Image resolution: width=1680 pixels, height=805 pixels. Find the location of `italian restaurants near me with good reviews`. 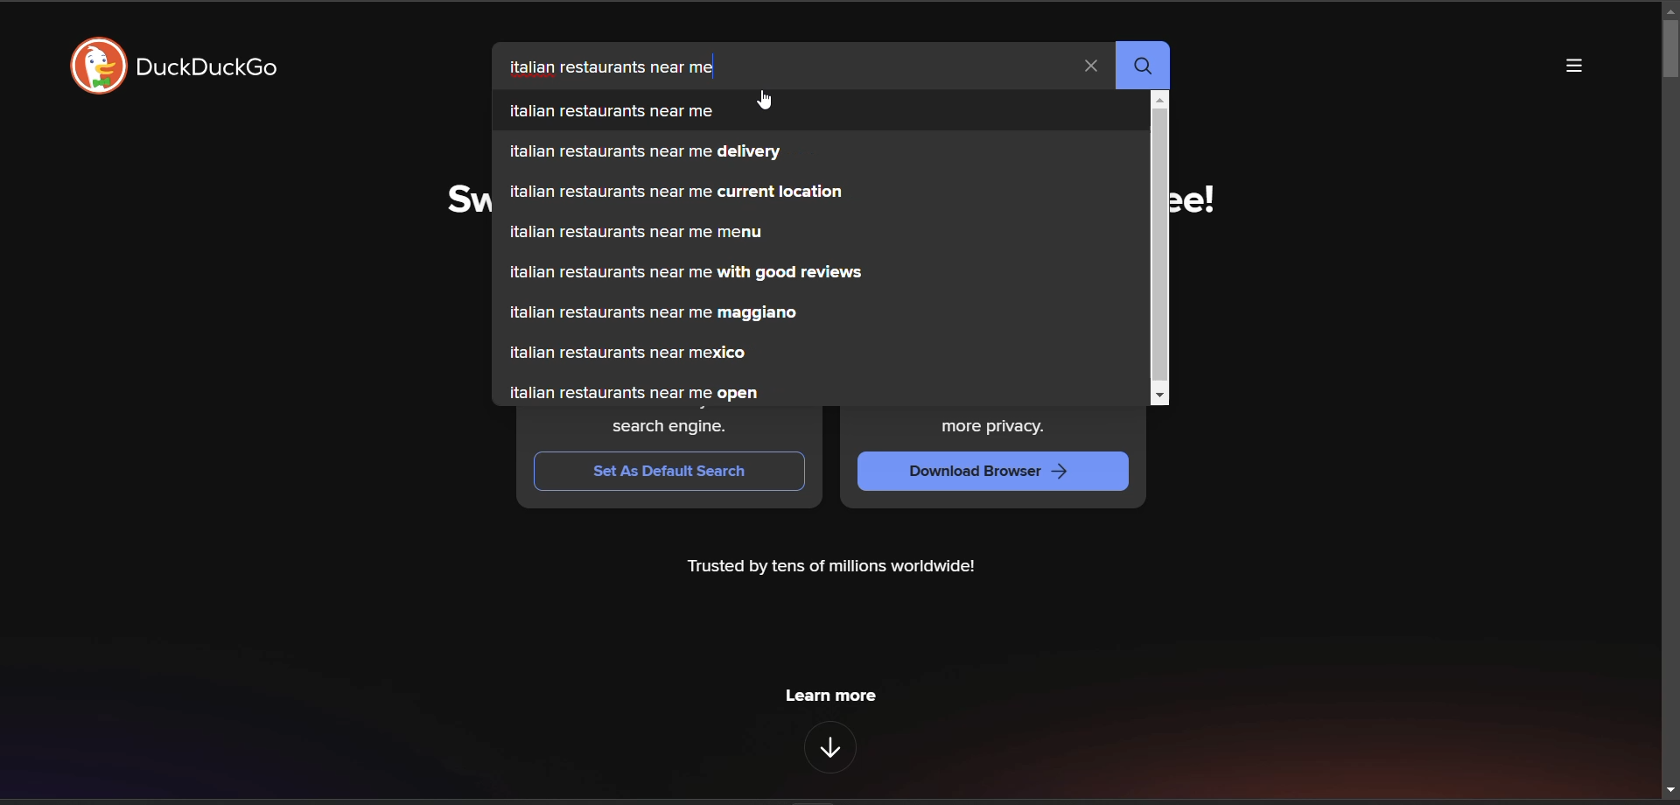

italian restaurants near me with good reviews is located at coordinates (819, 272).